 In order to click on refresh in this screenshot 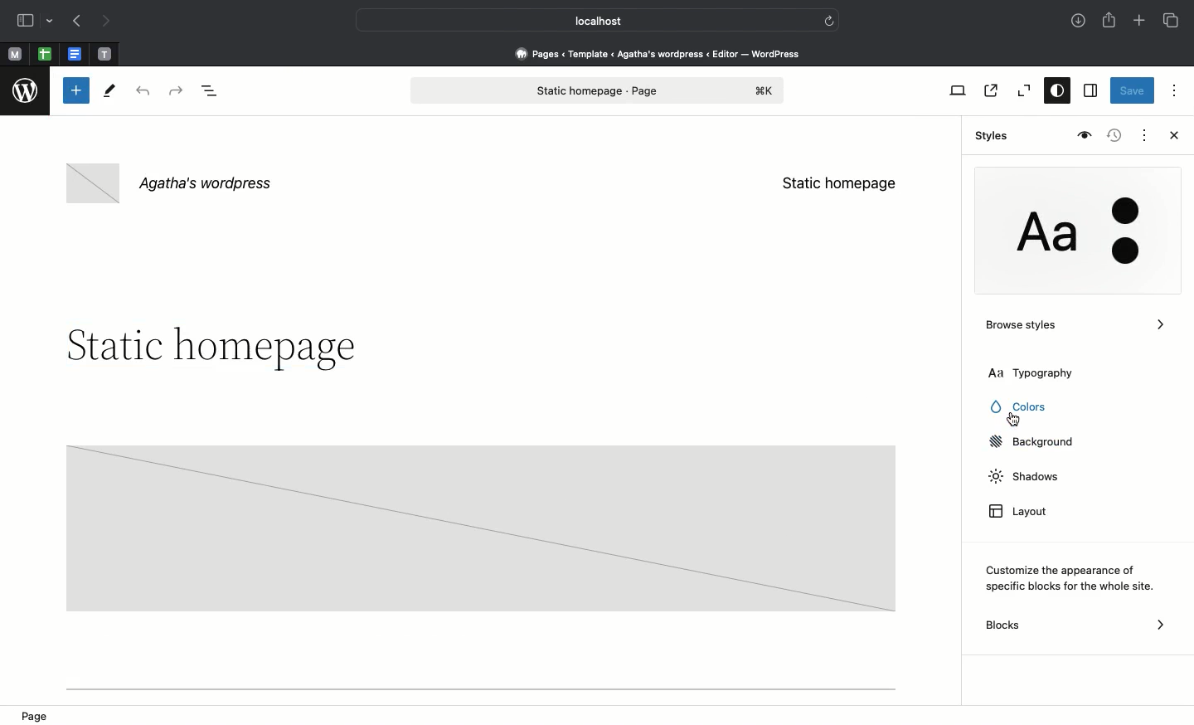, I will do `click(829, 19)`.